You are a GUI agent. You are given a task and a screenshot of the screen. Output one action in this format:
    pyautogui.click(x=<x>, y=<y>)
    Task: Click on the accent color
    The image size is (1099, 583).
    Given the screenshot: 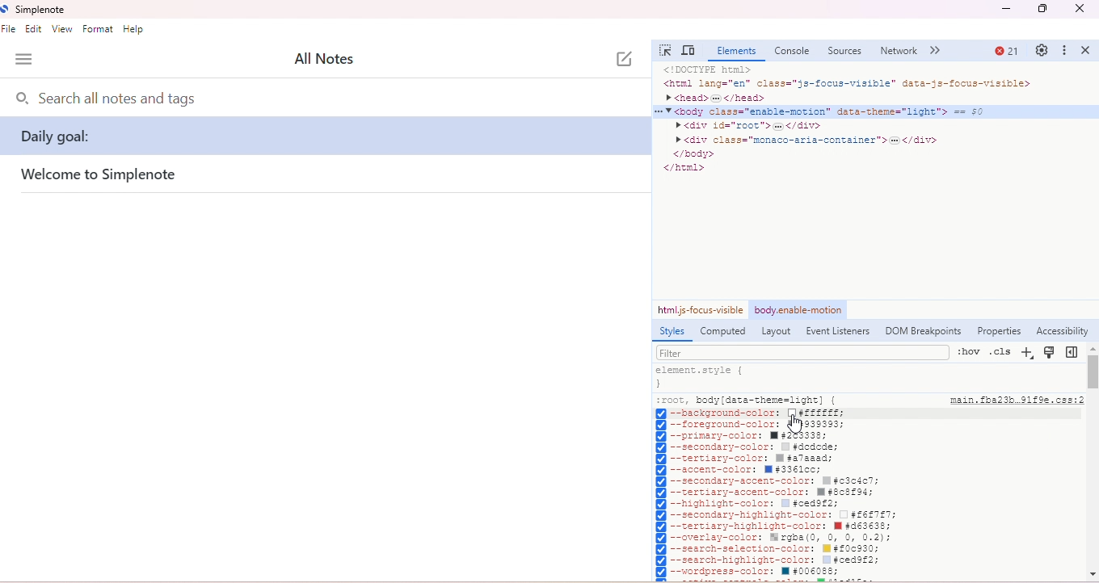 What is the action you would take?
    pyautogui.click(x=743, y=471)
    